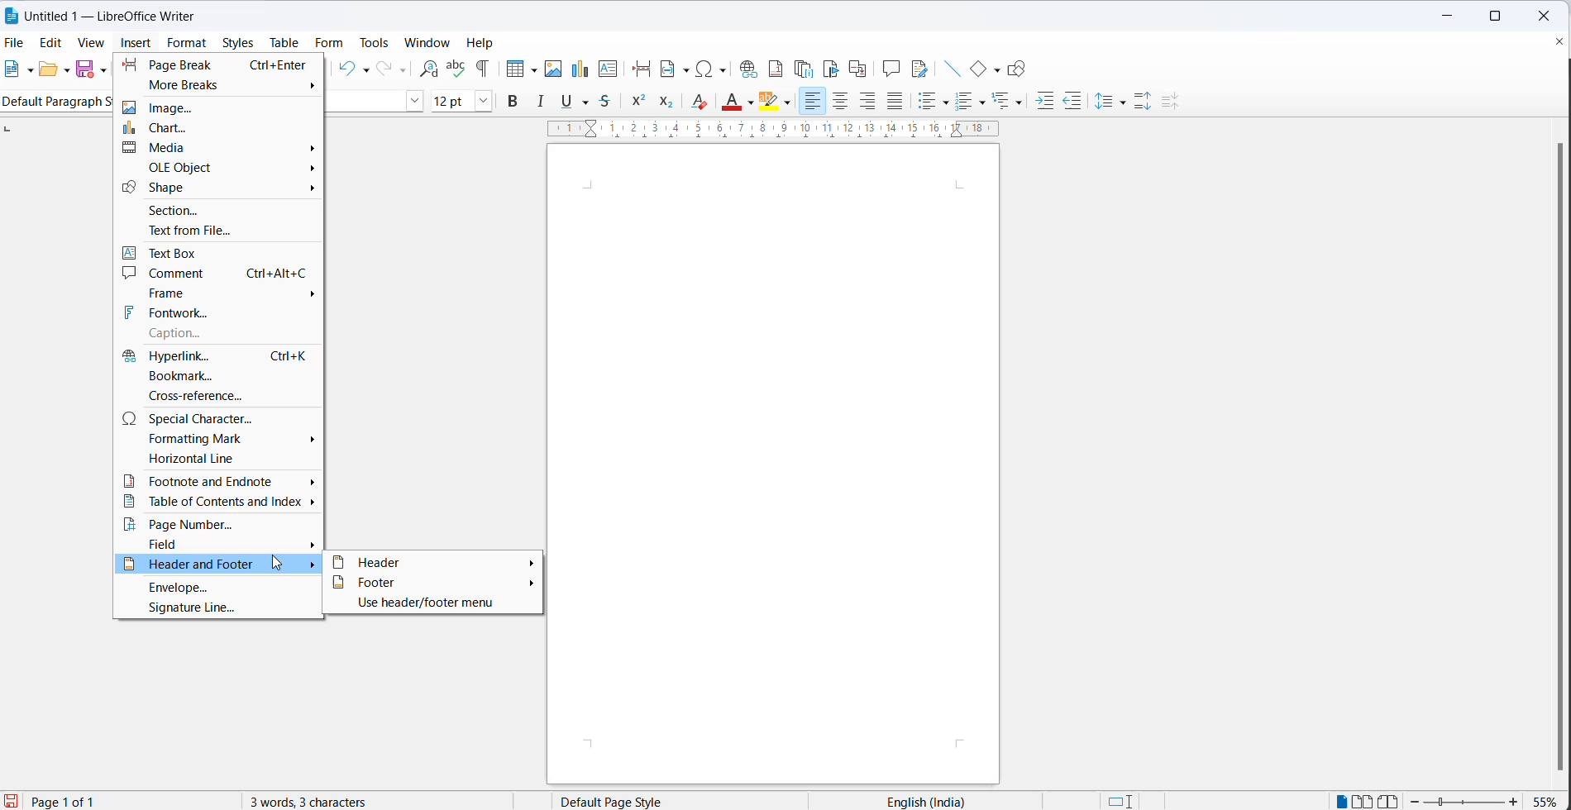 This screenshot has width=1571, height=810. Describe the element at coordinates (217, 212) in the screenshot. I see `section` at that location.